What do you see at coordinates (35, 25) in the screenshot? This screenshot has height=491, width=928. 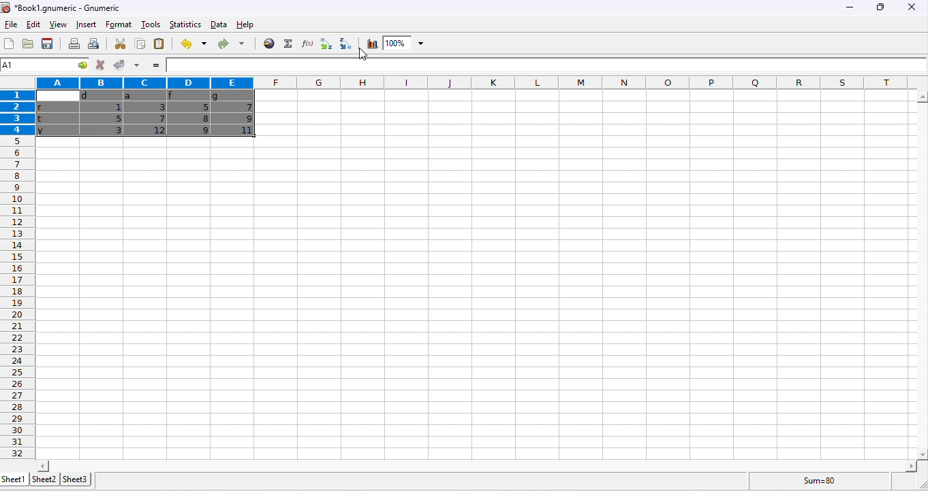 I see `edit` at bounding box center [35, 25].